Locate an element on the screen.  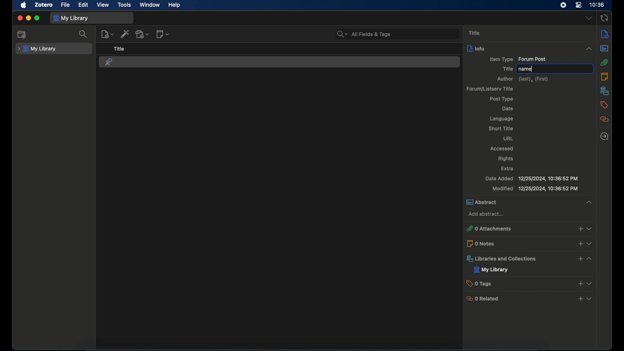
my library is located at coordinates (491, 270).